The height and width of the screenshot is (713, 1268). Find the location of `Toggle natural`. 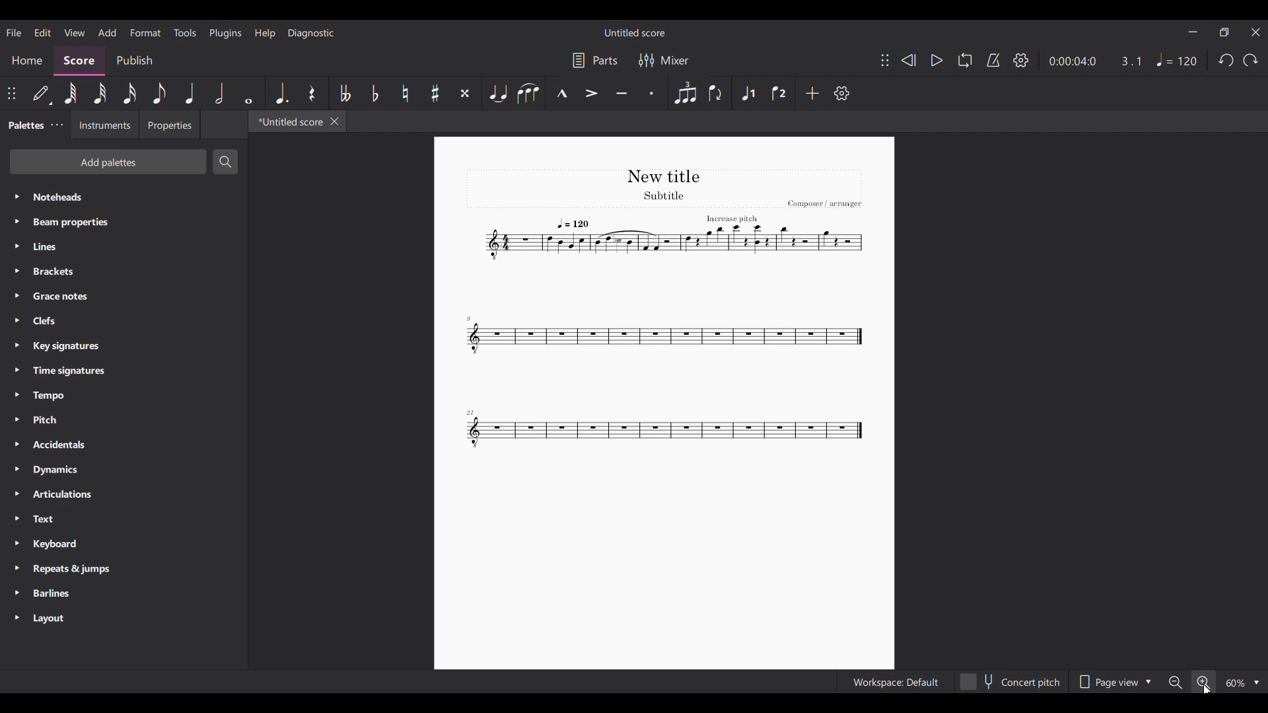

Toggle natural is located at coordinates (405, 94).